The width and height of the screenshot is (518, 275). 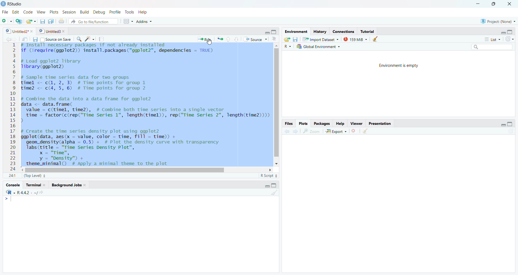 I want to click on Rows, so click(x=12, y=108).